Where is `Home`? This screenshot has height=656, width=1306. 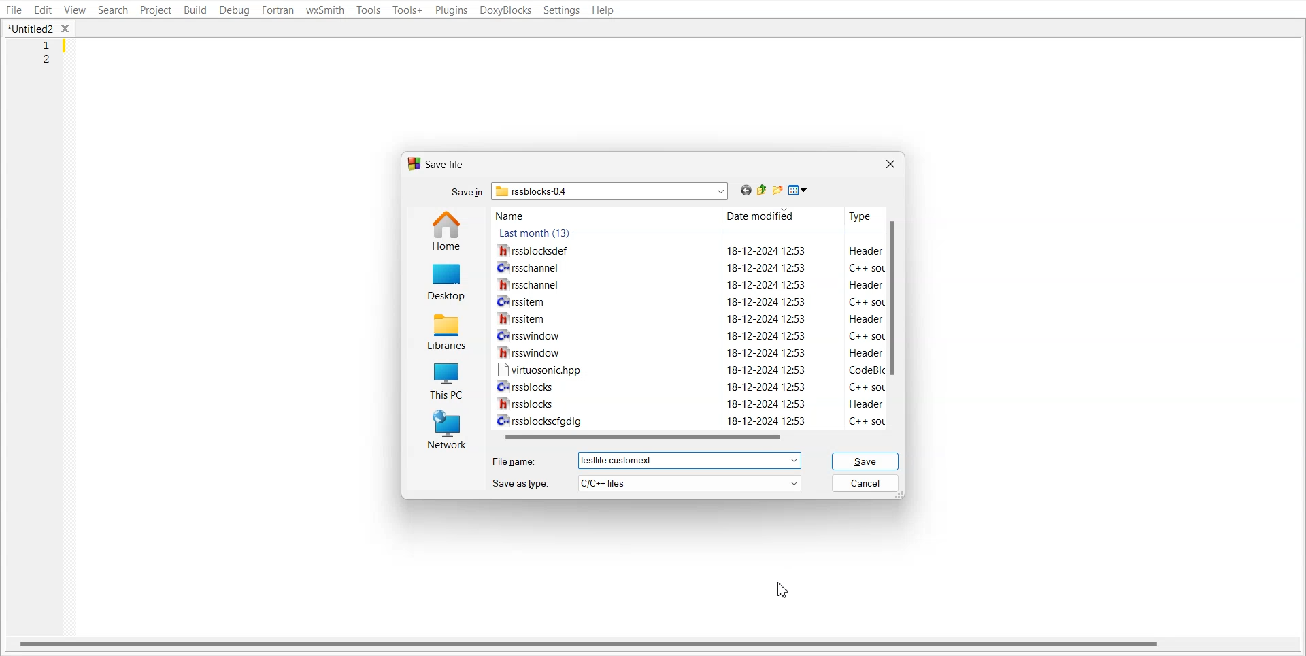
Home is located at coordinates (446, 229).